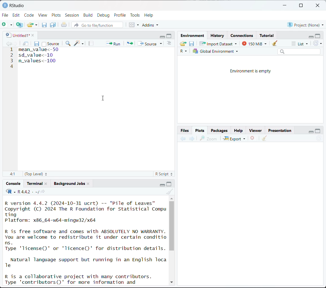 The width and height of the screenshot is (326, 288). What do you see at coordinates (151, 43) in the screenshot?
I see `source` at bounding box center [151, 43].